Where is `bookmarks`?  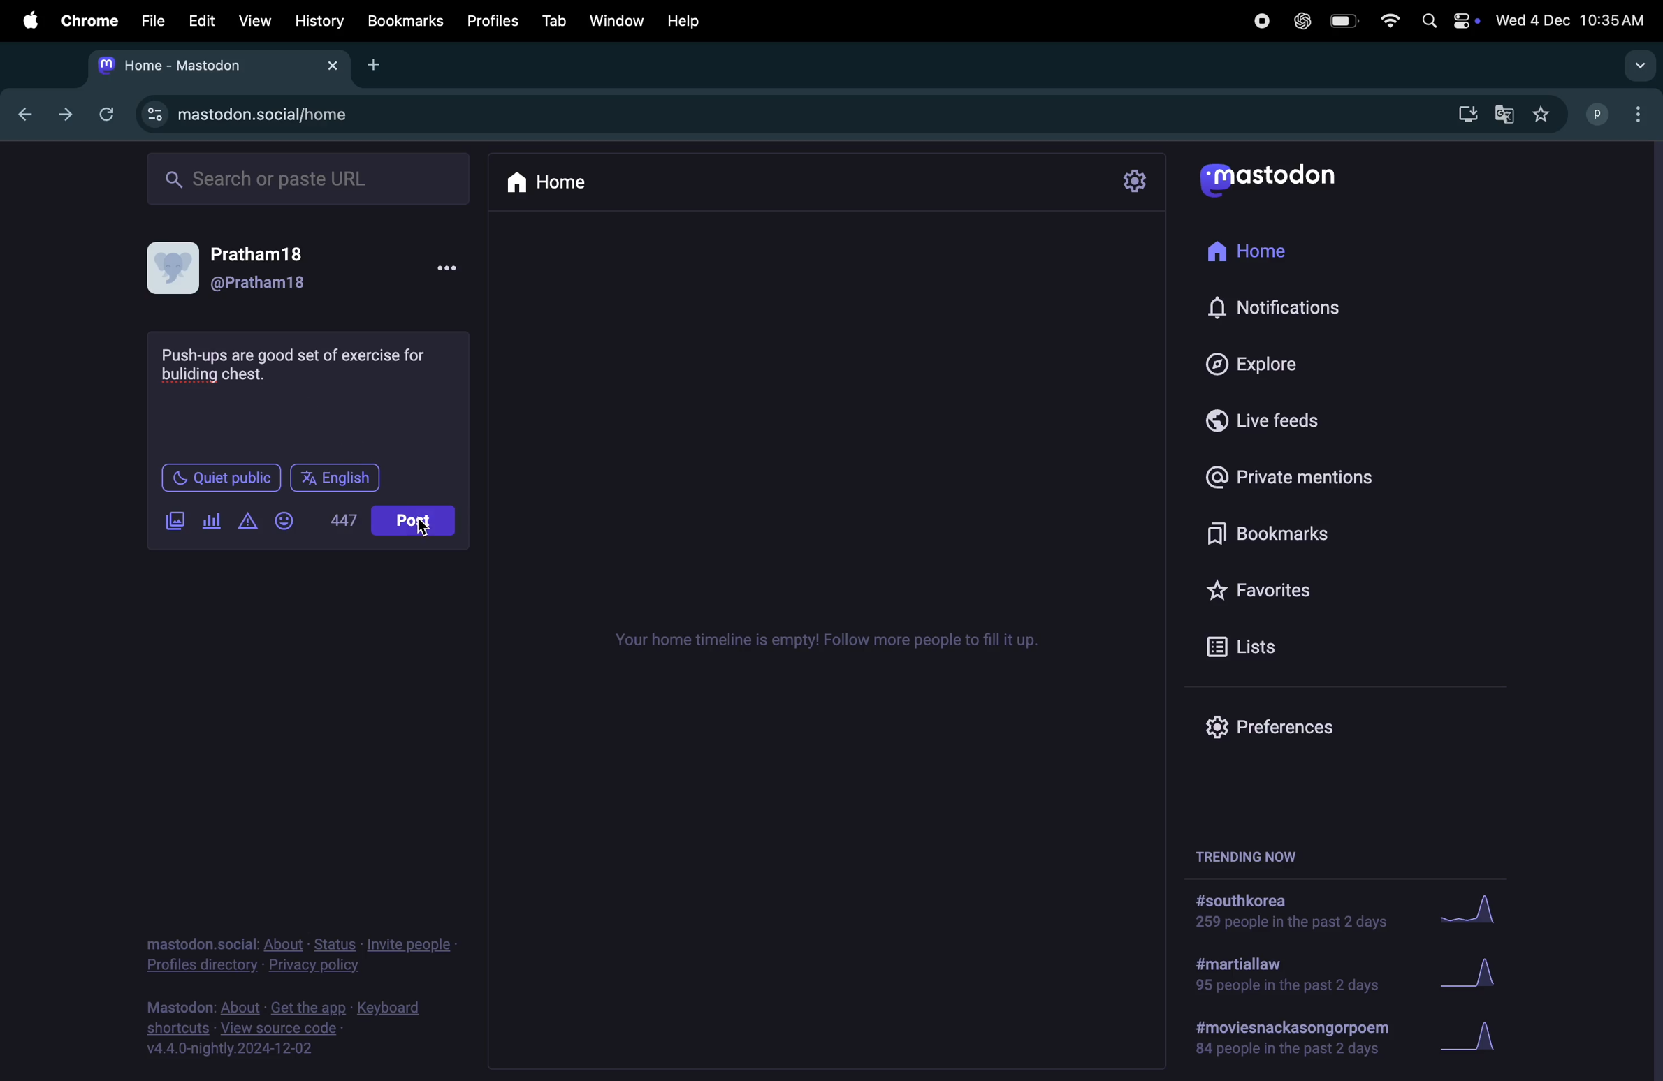
bookmarks is located at coordinates (1259, 532).